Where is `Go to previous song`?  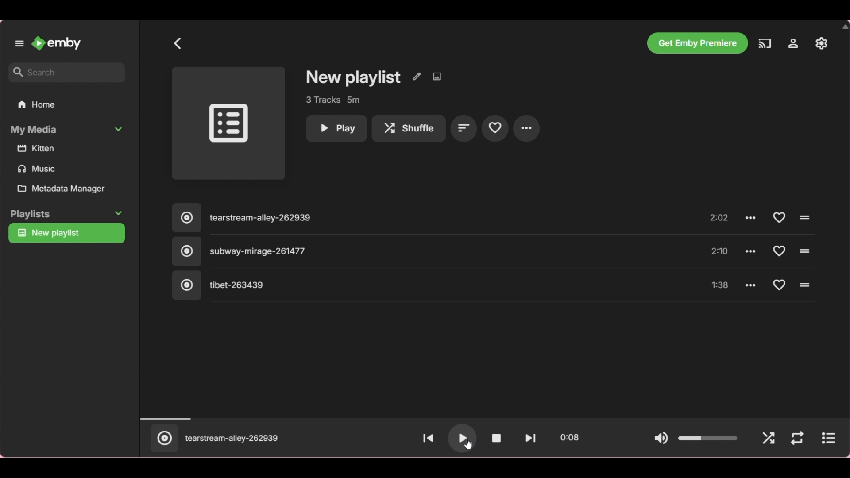
Go to previous song is located at coordinates (427, 437).